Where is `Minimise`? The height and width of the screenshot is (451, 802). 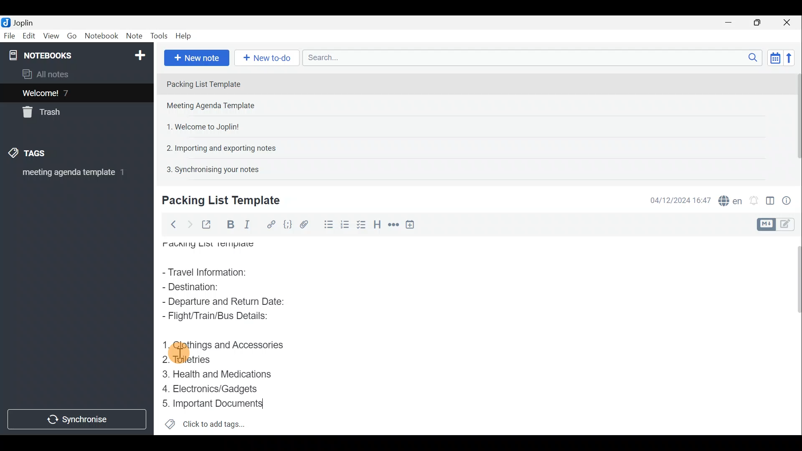 Minimise is located at coordinates (733, 24).